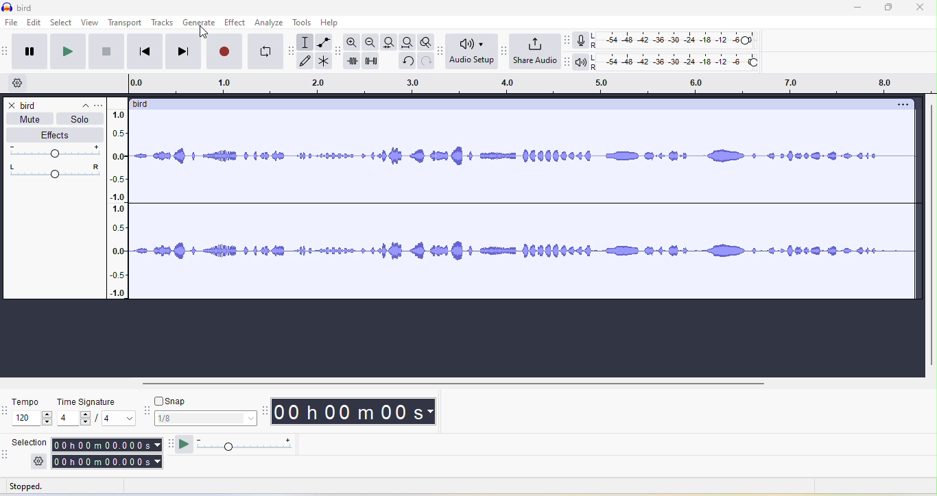  What do you see at coordinates (569, 40) in the screenshot?
I see `audacity record meter toolbar` at bounding box center [569, 40].